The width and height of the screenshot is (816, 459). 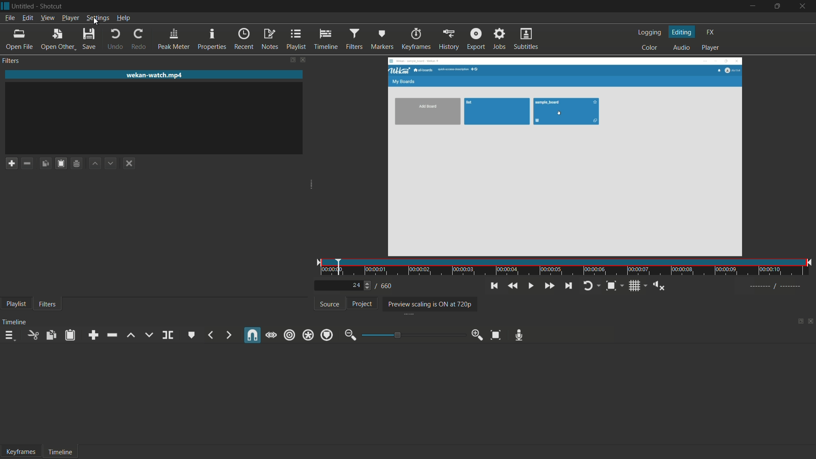 What do you see at coordinates (24, 6) in the screenshot?
I see `project name` at bounding box center [24, 6].